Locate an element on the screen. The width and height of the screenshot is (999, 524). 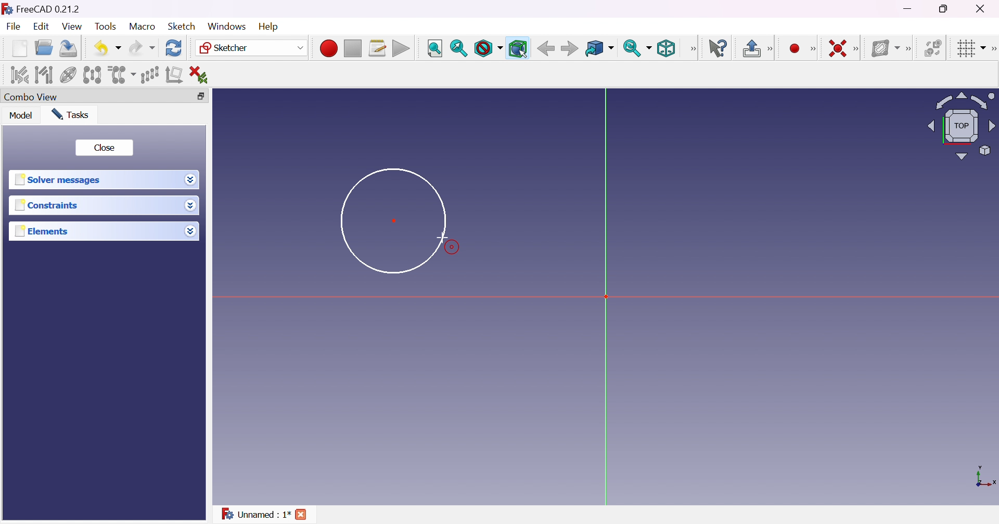
Unnamed : 1* is located at coordinates (255, 513).